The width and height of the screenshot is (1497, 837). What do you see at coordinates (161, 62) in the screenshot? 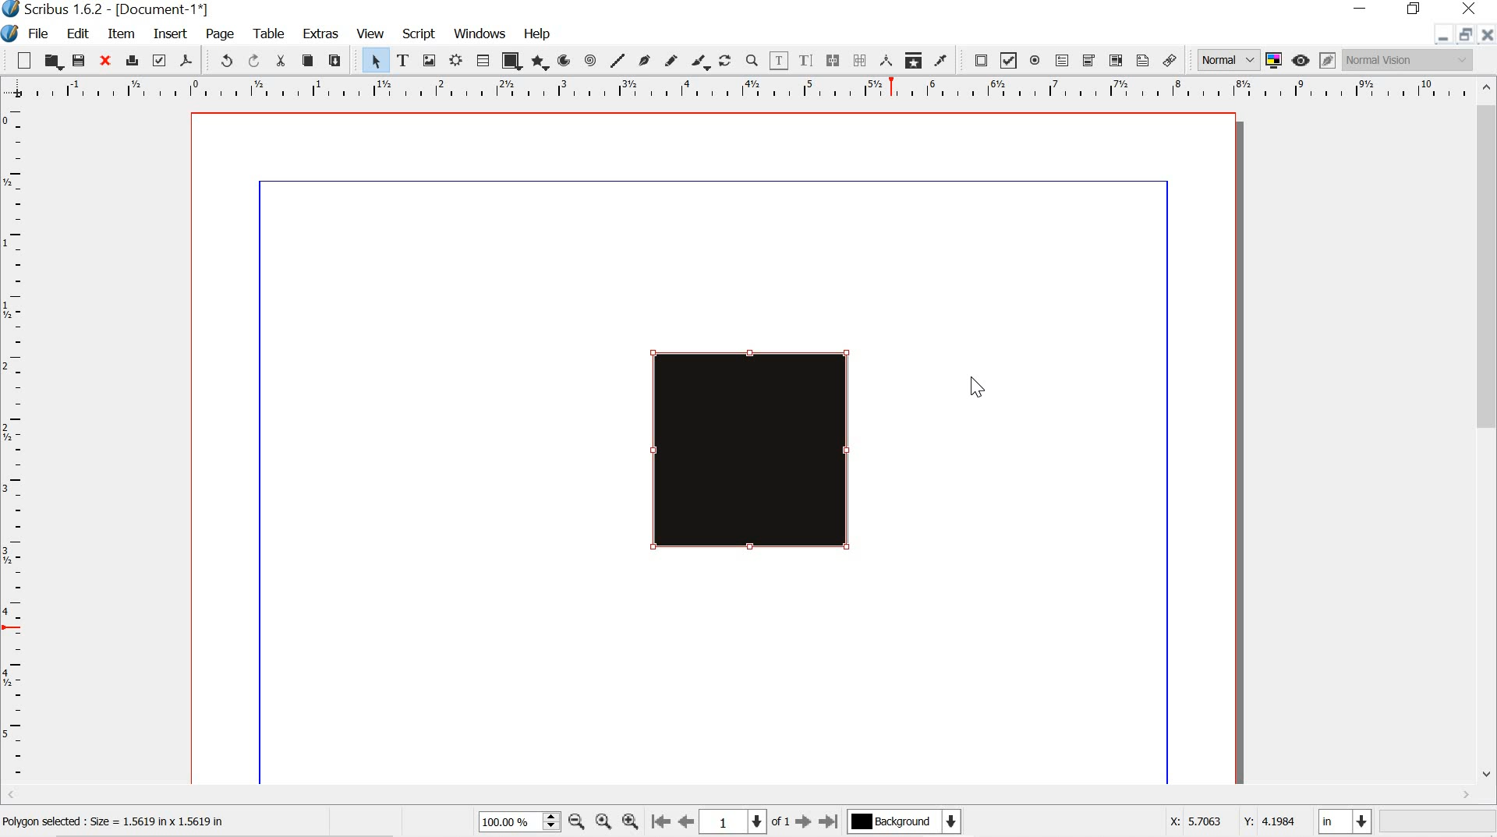
I see `preflight verifier` at bounding box center [161, 62].